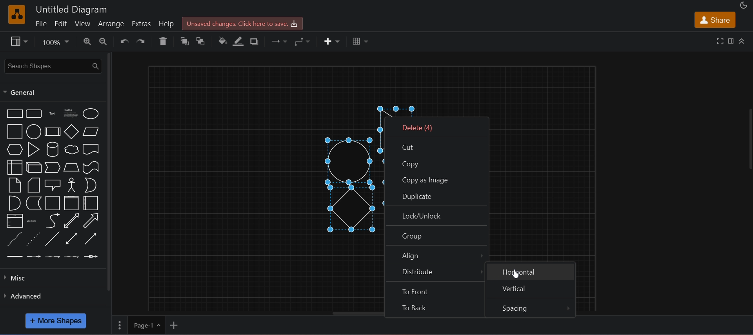  What do you see at coordinates (532, 271) in the screenshot?
I see `horizontal` at bounding box center [532, 271].